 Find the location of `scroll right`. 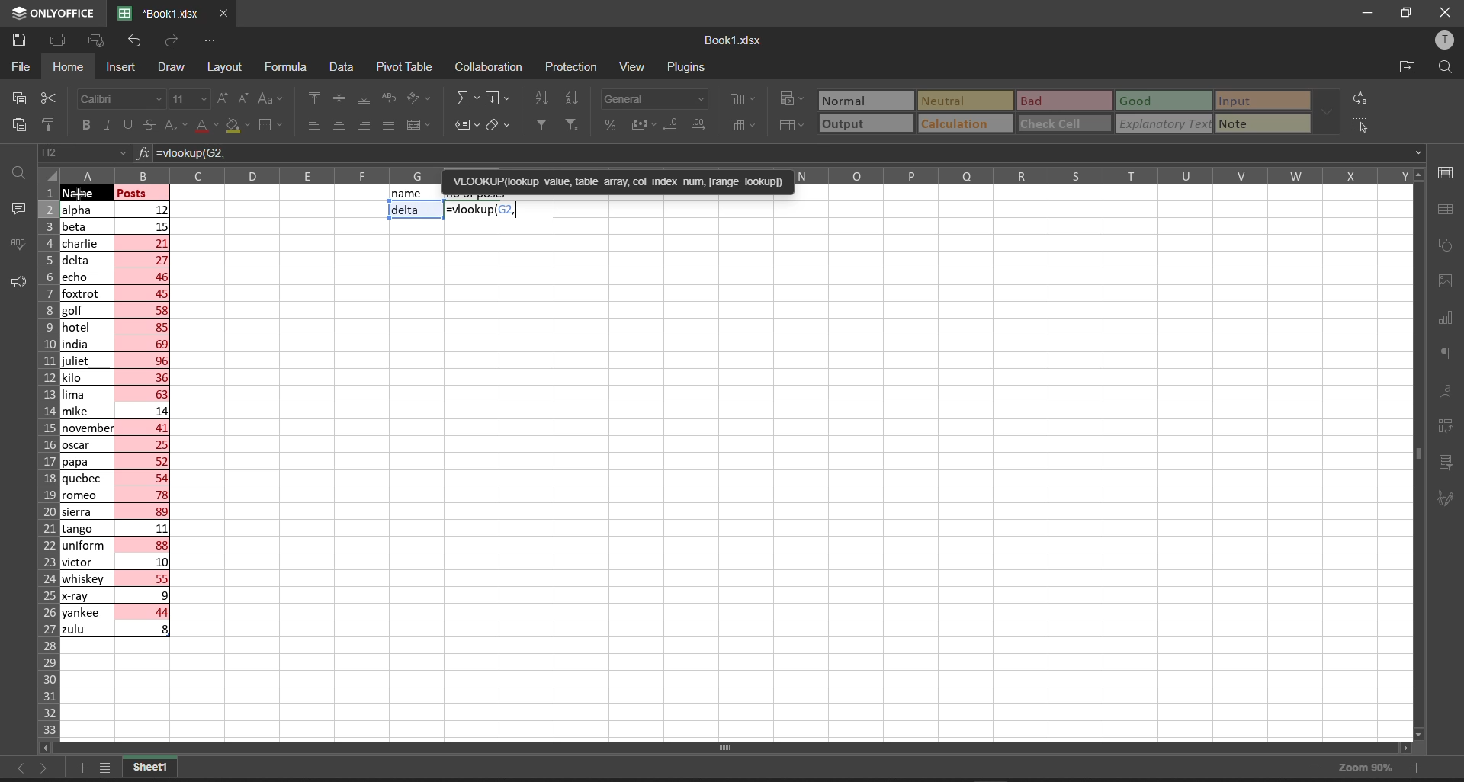

scroll right is located at coordinates (3402, 1816).